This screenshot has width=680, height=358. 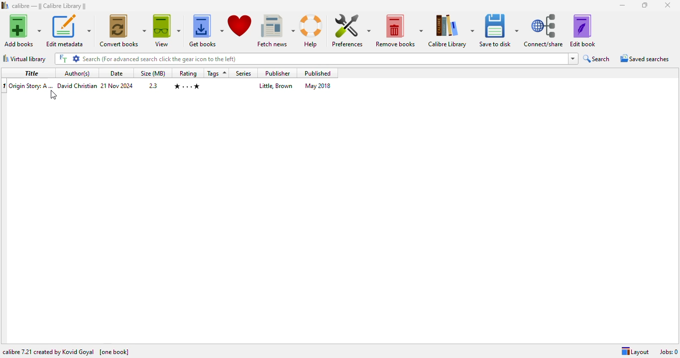 I want to click on author(s), so click(x=77, y=73).